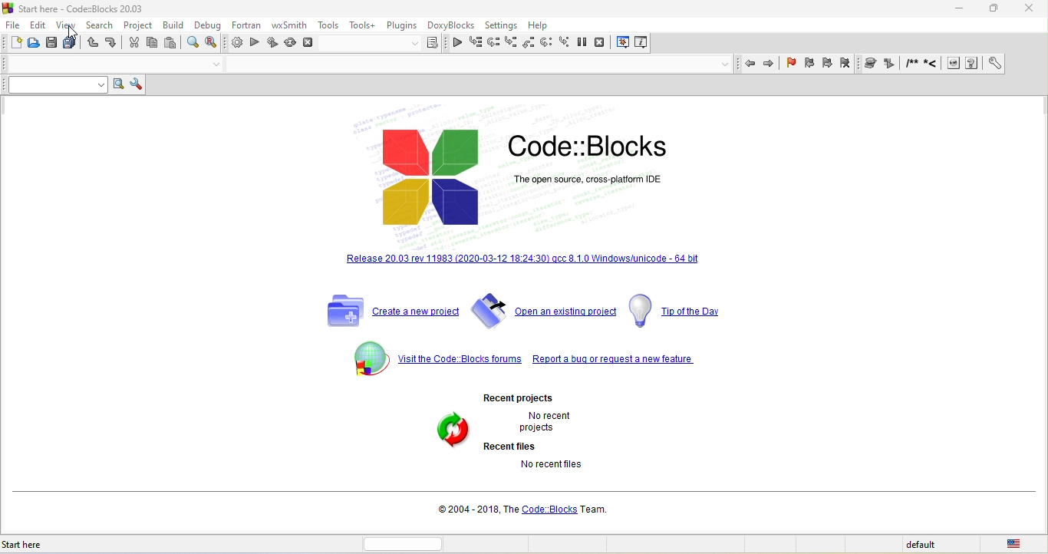 This screenshot has width=1048, height=554. What do you see at coordinates (205, 25) in the screenshot?
I see `debug` at bounding box center [205, 25].